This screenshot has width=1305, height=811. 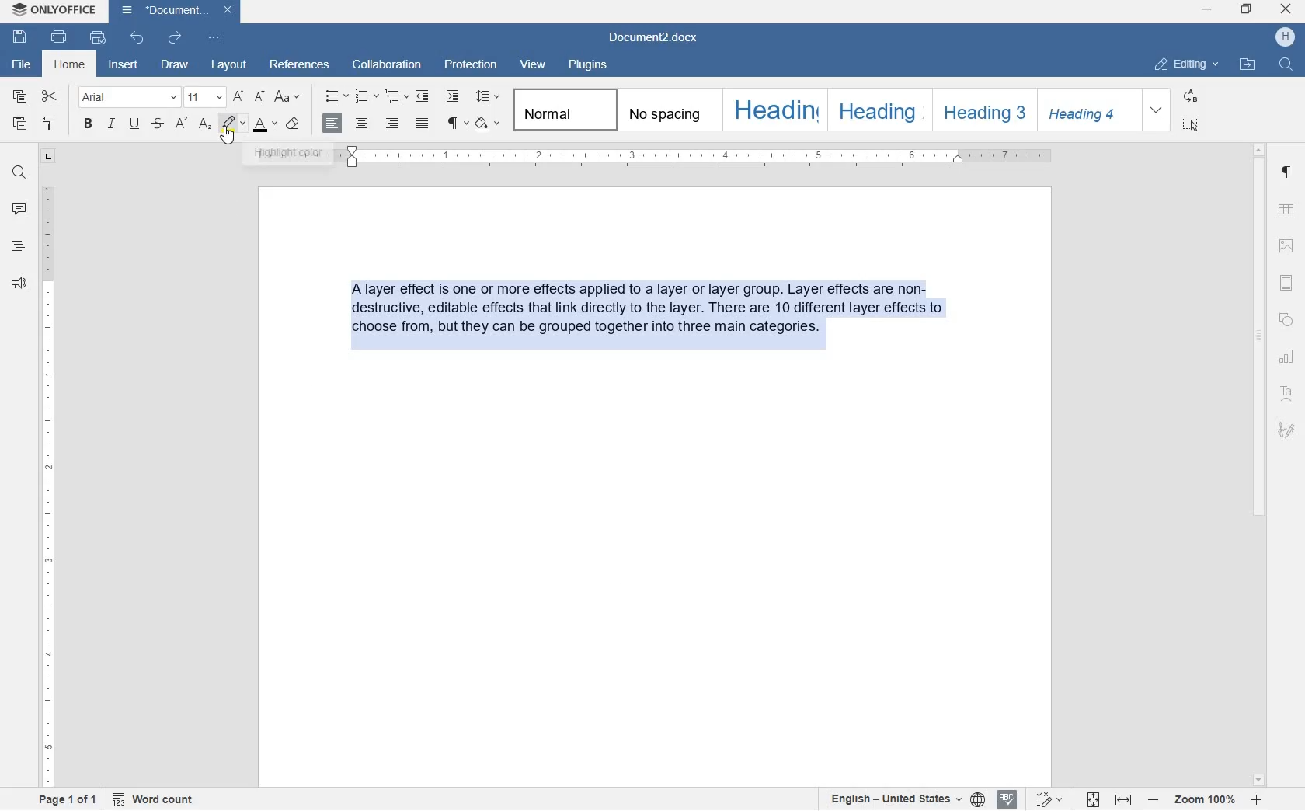 What do you see at coordinates (1287, 320) in the screenshot?
I see `shape` at bounding box center [1287, 320].